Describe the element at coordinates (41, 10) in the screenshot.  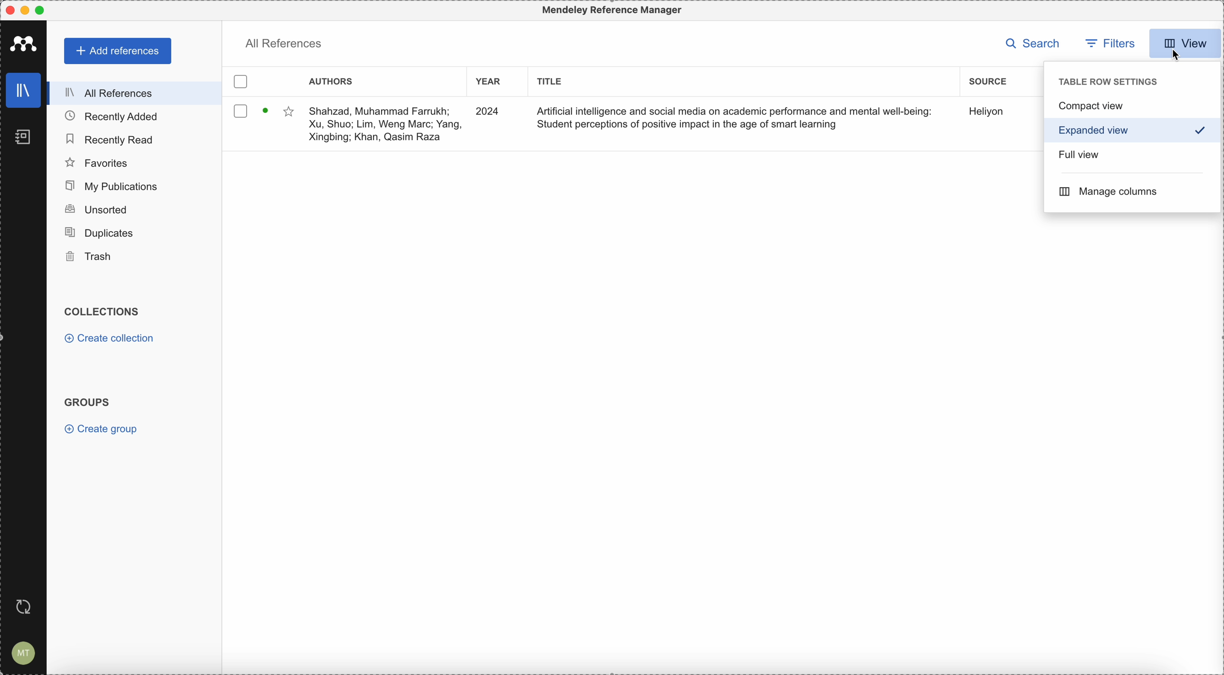
I see `maximize` at that location.